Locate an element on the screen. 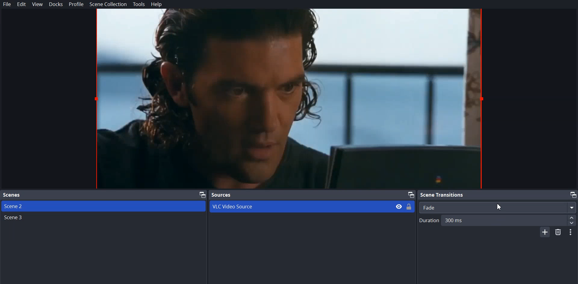 This screenshot has width=578, height=284. Duration is located at coordinates (430, 222).